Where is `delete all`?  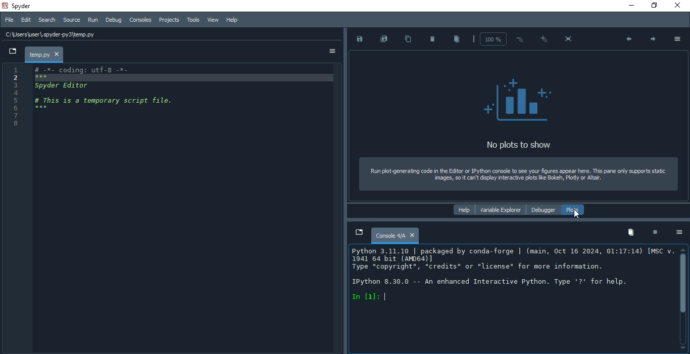
delete all is located at coordinates (630, 232).